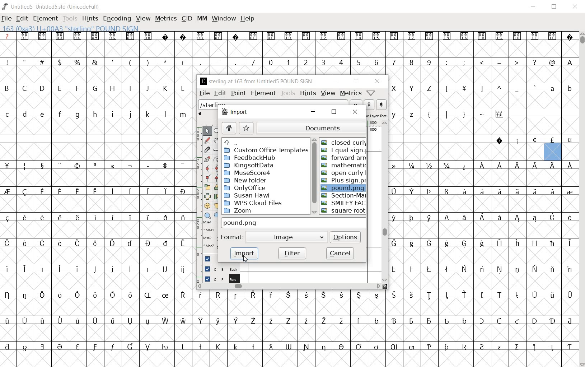 The height and width of the screenshot is (367, 585). I want to click on 1000, so click(373, 130).